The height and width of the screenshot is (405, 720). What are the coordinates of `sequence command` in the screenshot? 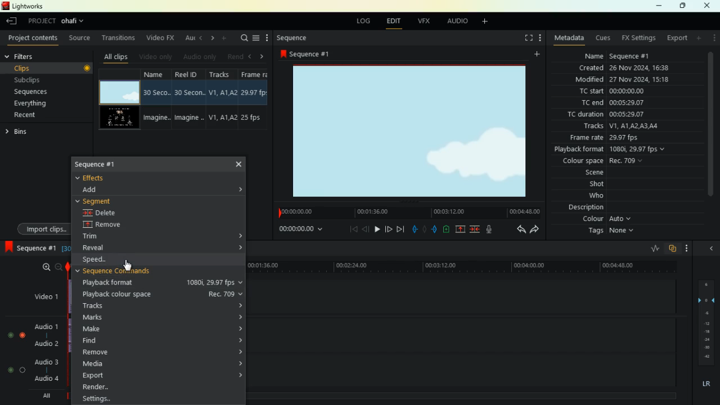 It's located at (124, 272).